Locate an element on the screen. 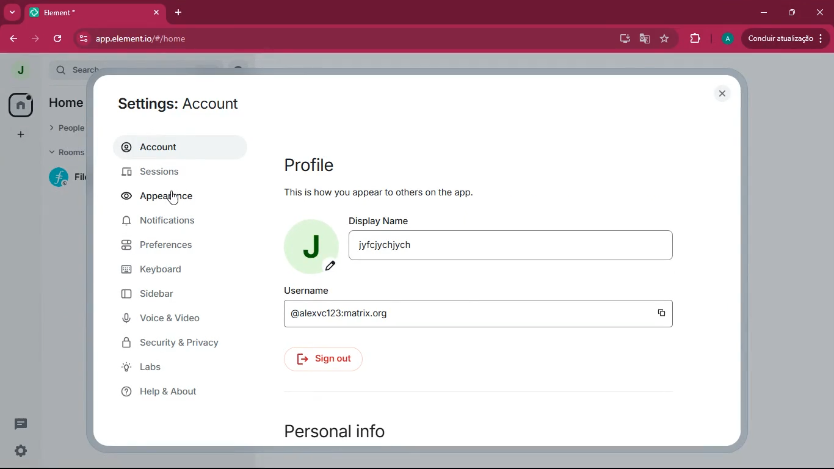 This screenshot has height=469, width=834. update is located at coordinates (785, 38).